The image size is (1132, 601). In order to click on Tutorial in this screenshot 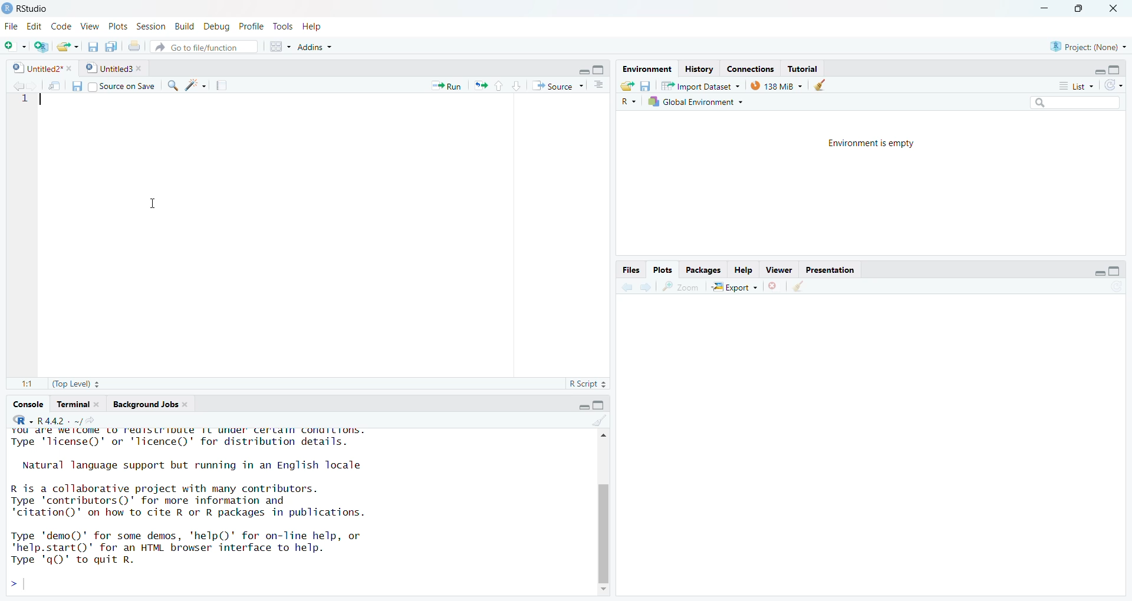, I will do `click(807, 67)`.